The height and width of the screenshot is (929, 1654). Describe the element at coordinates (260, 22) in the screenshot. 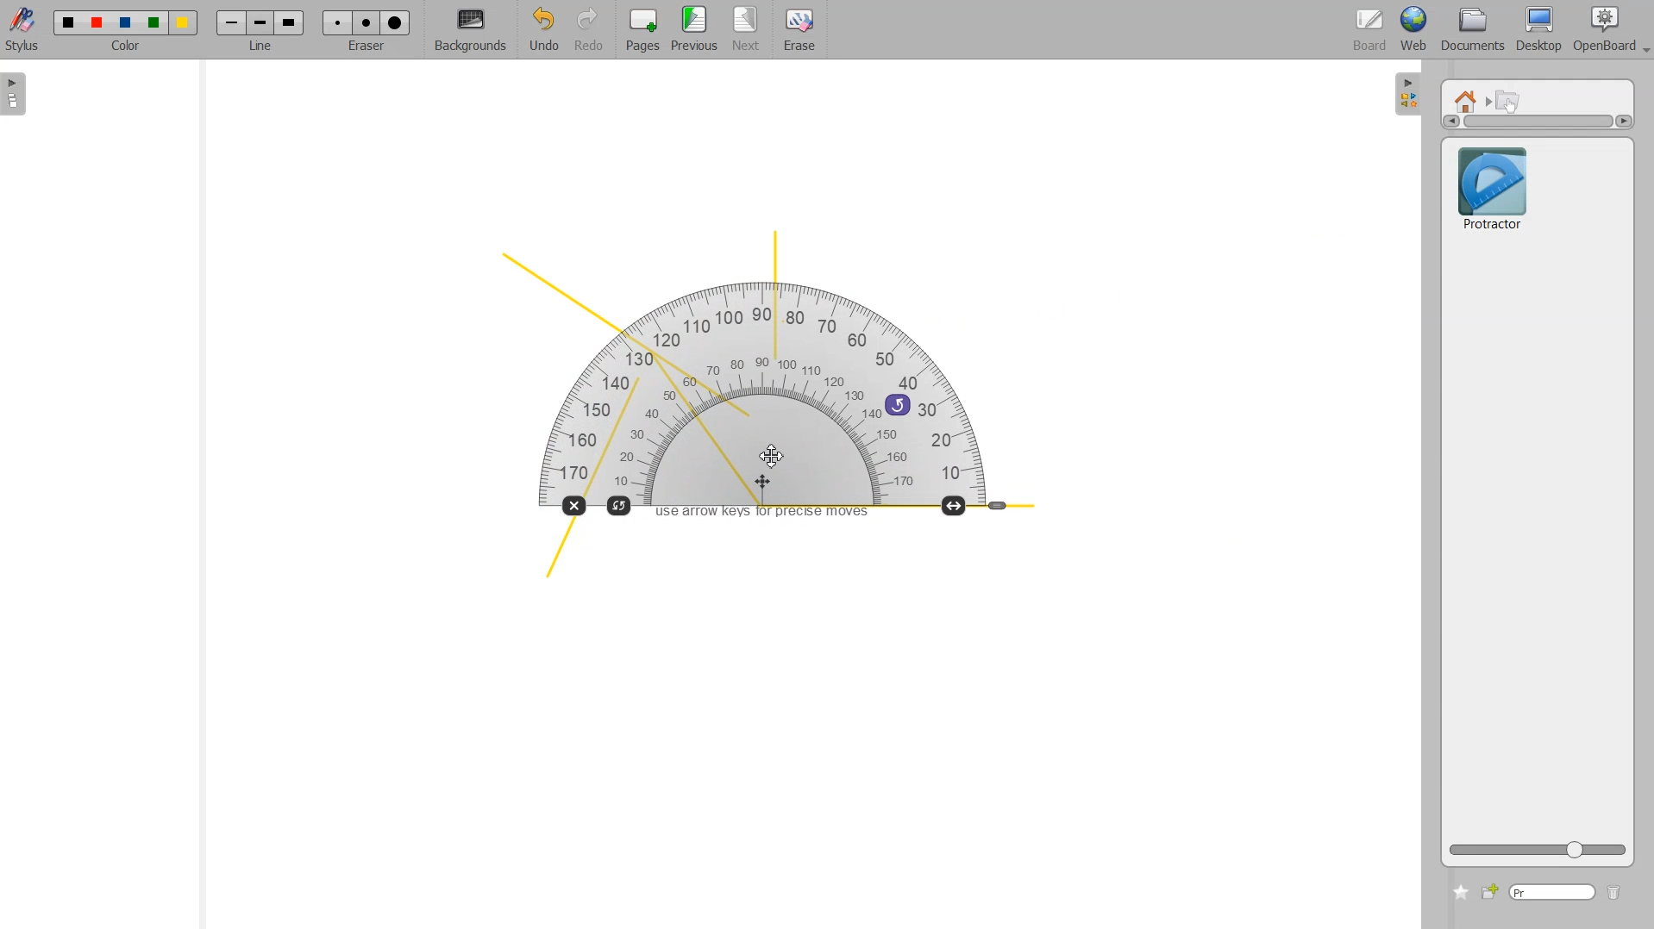

I see `Line` at that location.